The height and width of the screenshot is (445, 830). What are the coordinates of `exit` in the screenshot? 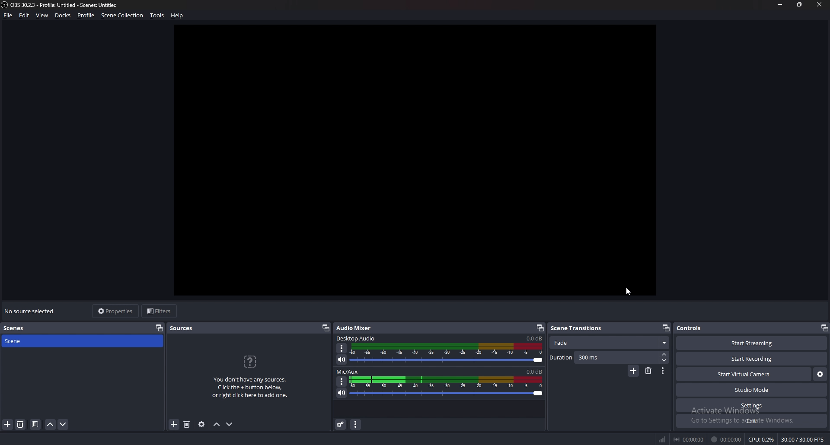 It's located at (751, 421).